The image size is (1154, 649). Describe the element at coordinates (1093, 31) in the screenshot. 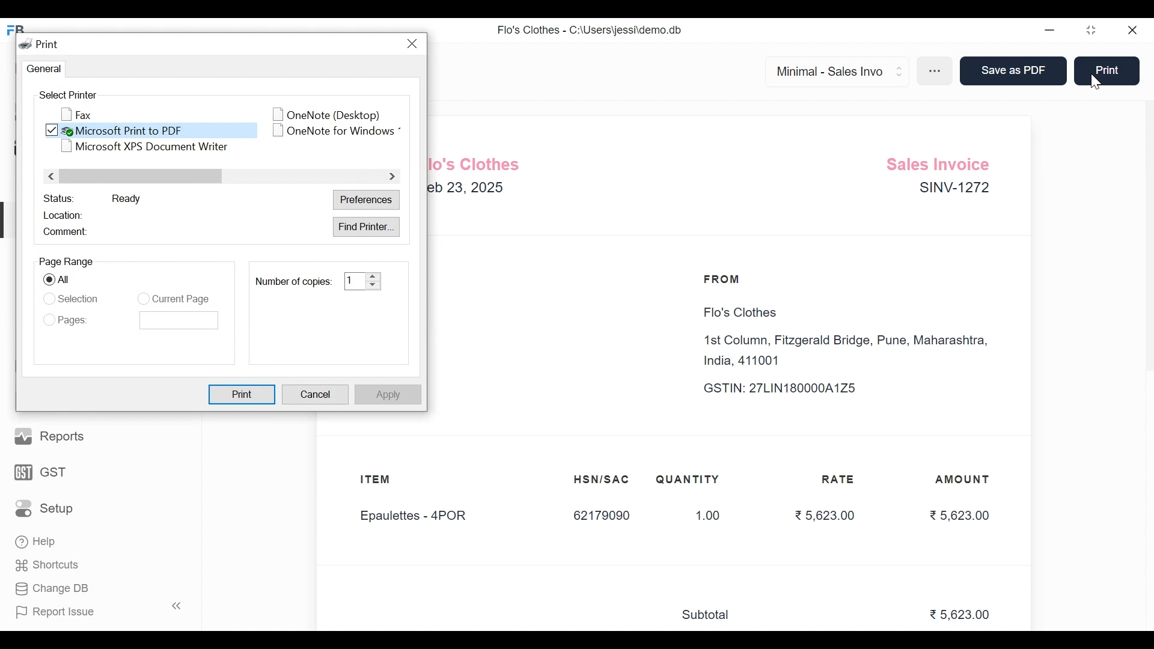

I see `Restore` at that location.